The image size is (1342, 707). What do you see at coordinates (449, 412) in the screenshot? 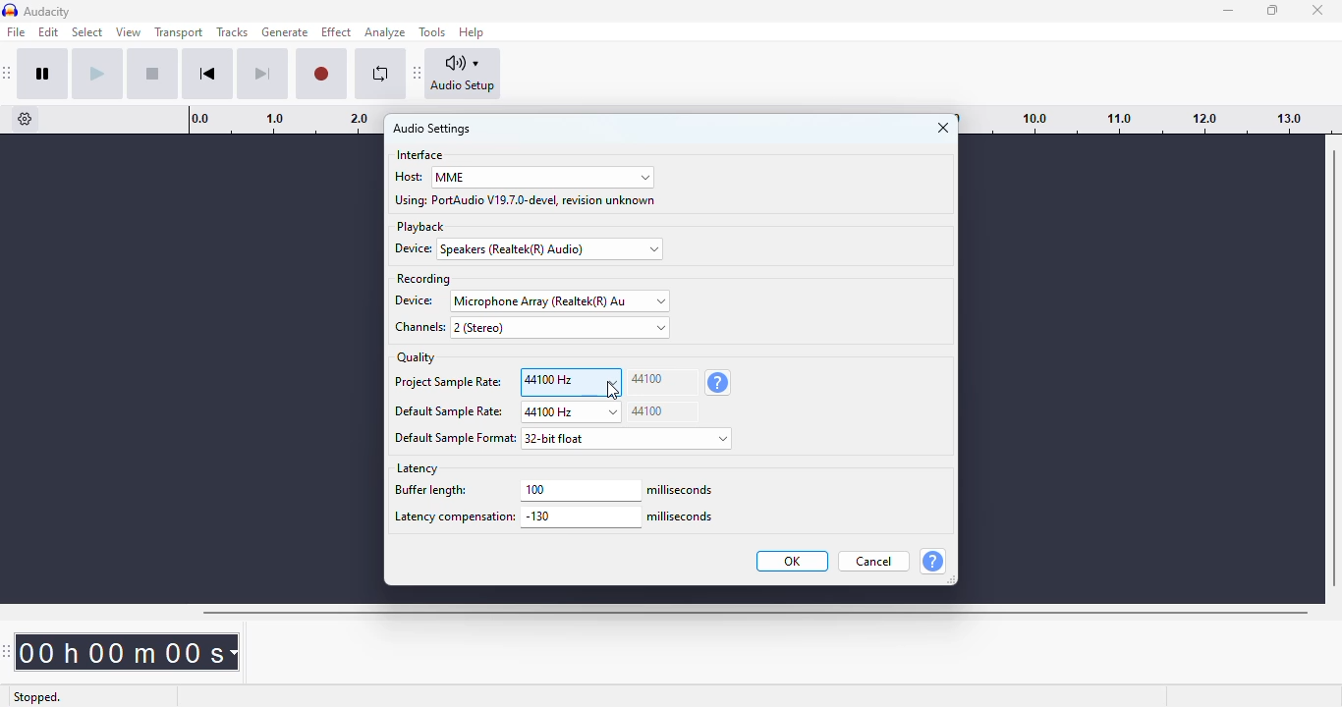
I see `default sample rate` at bounding box center [449, 412].